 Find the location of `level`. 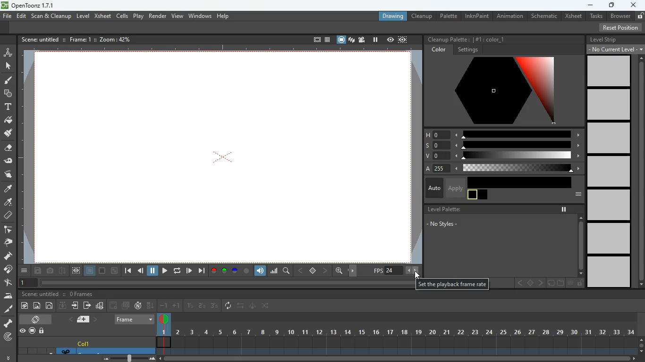

level is located at coordinates (610, 105).